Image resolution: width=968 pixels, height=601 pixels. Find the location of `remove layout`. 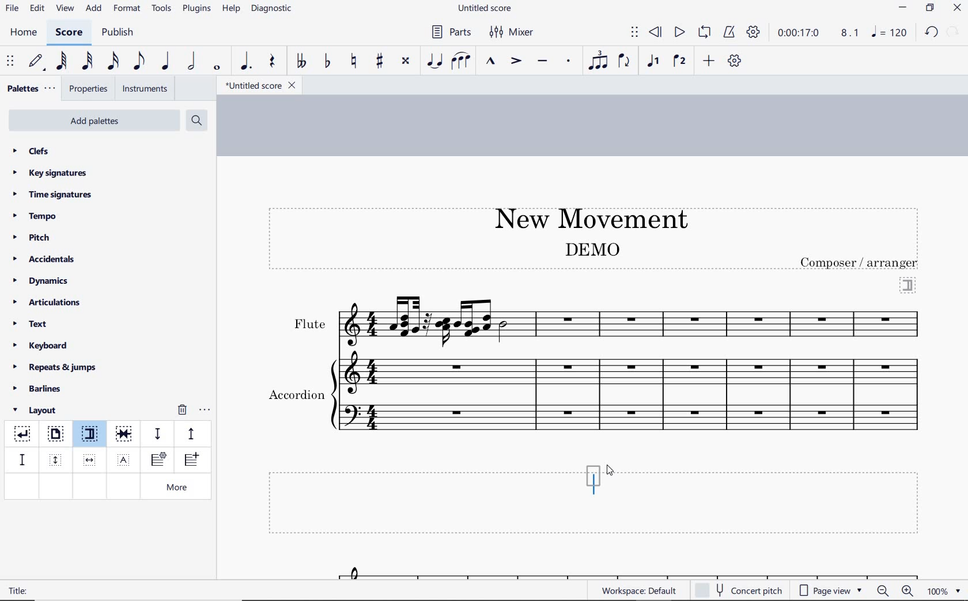

remove layout is located at coordinates (182, 411).